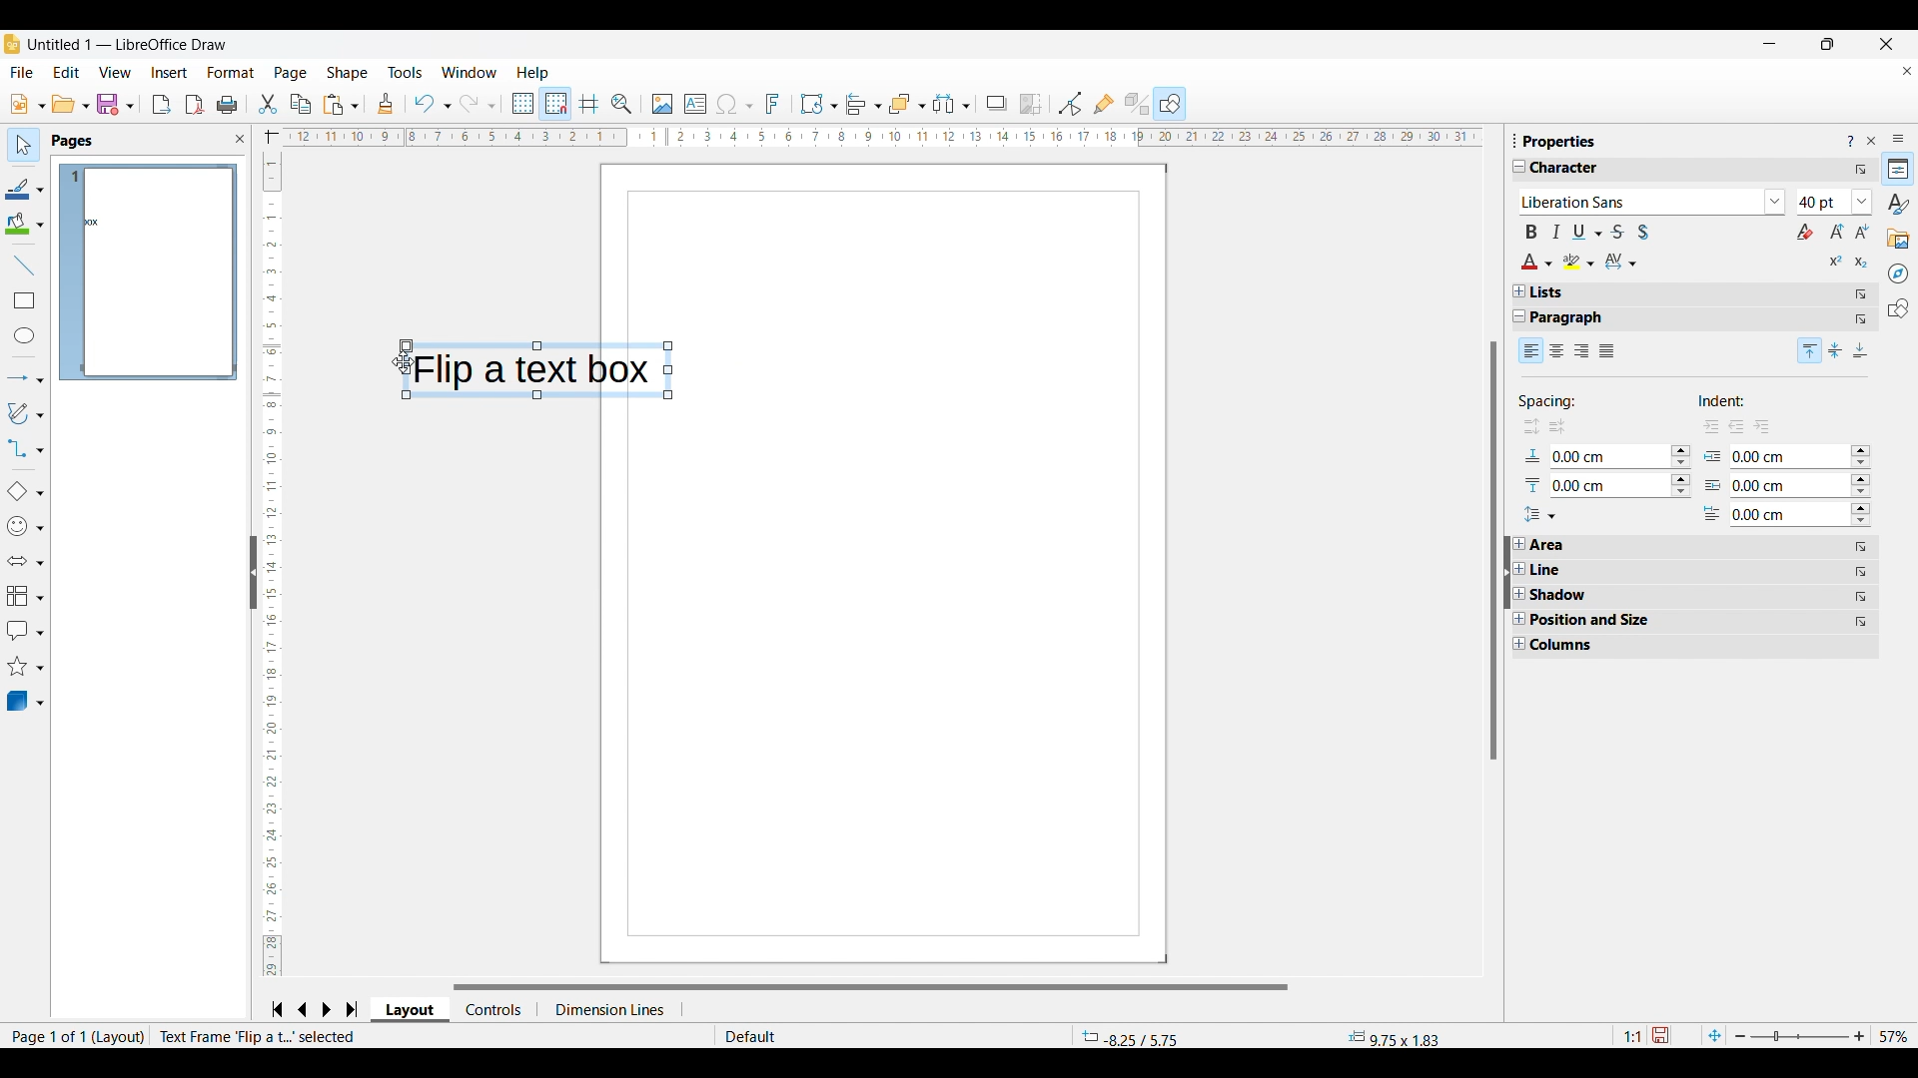  I want to click on Text color options, so click(1537, 262).